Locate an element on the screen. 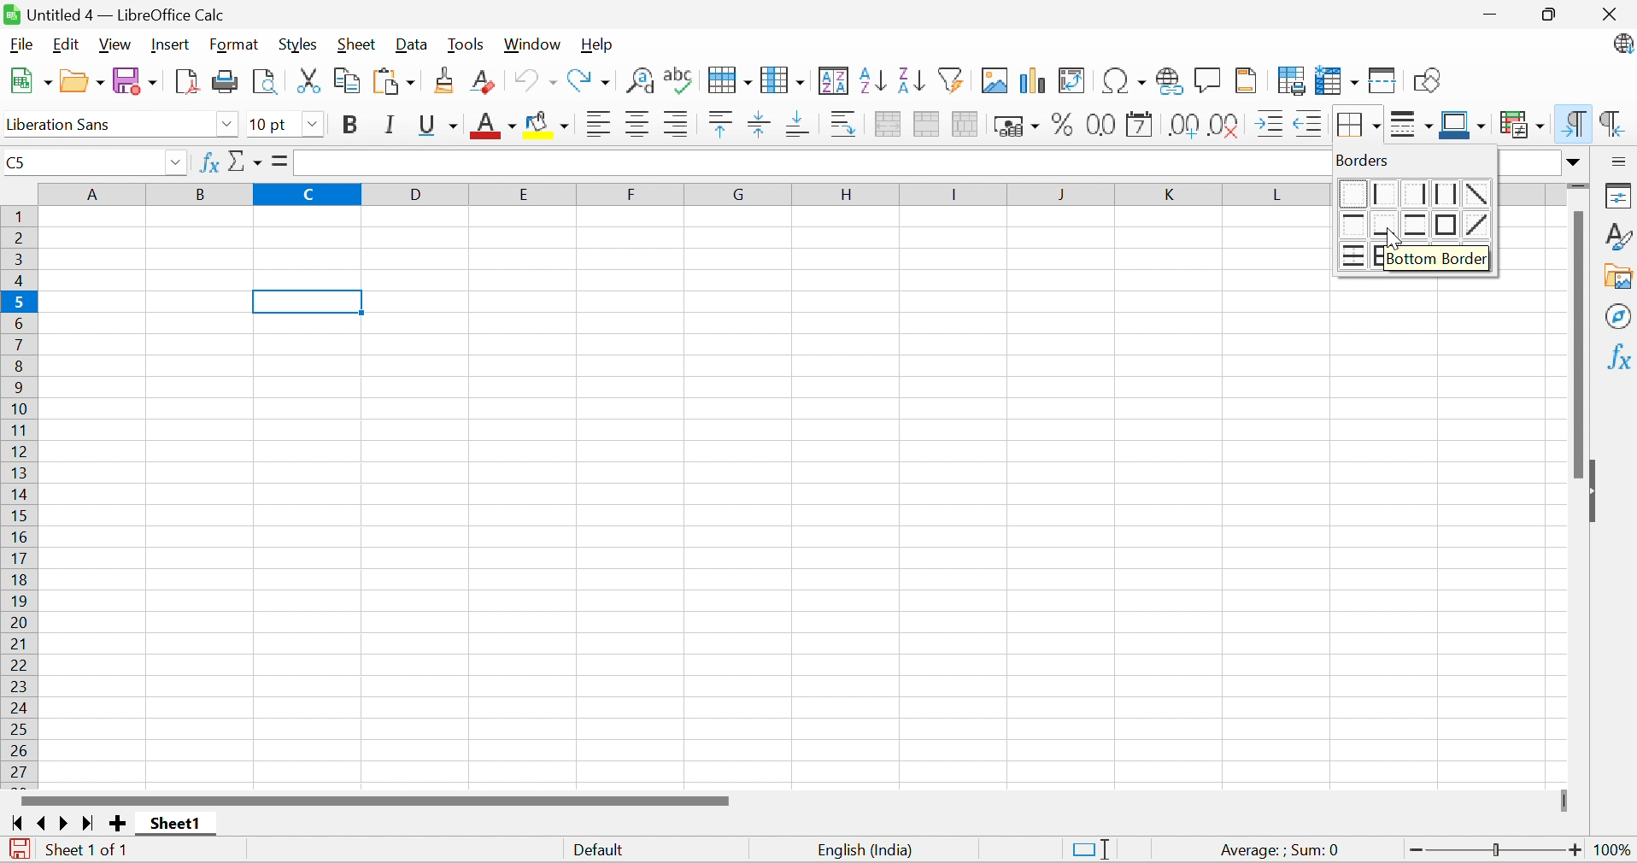 This screenshot has width=1637, height=863. Scroll to last sheet is located at coordinates (85, 825).